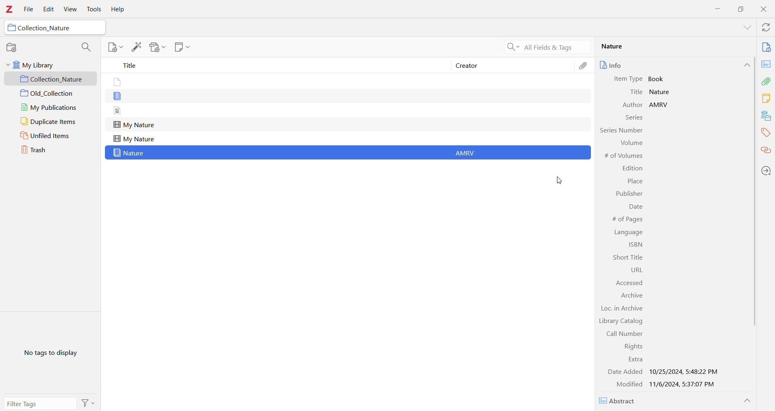  What do you see at coordinates (633, 168) in the screenshot?
I see `Edition` at bounding box center [633, 168].